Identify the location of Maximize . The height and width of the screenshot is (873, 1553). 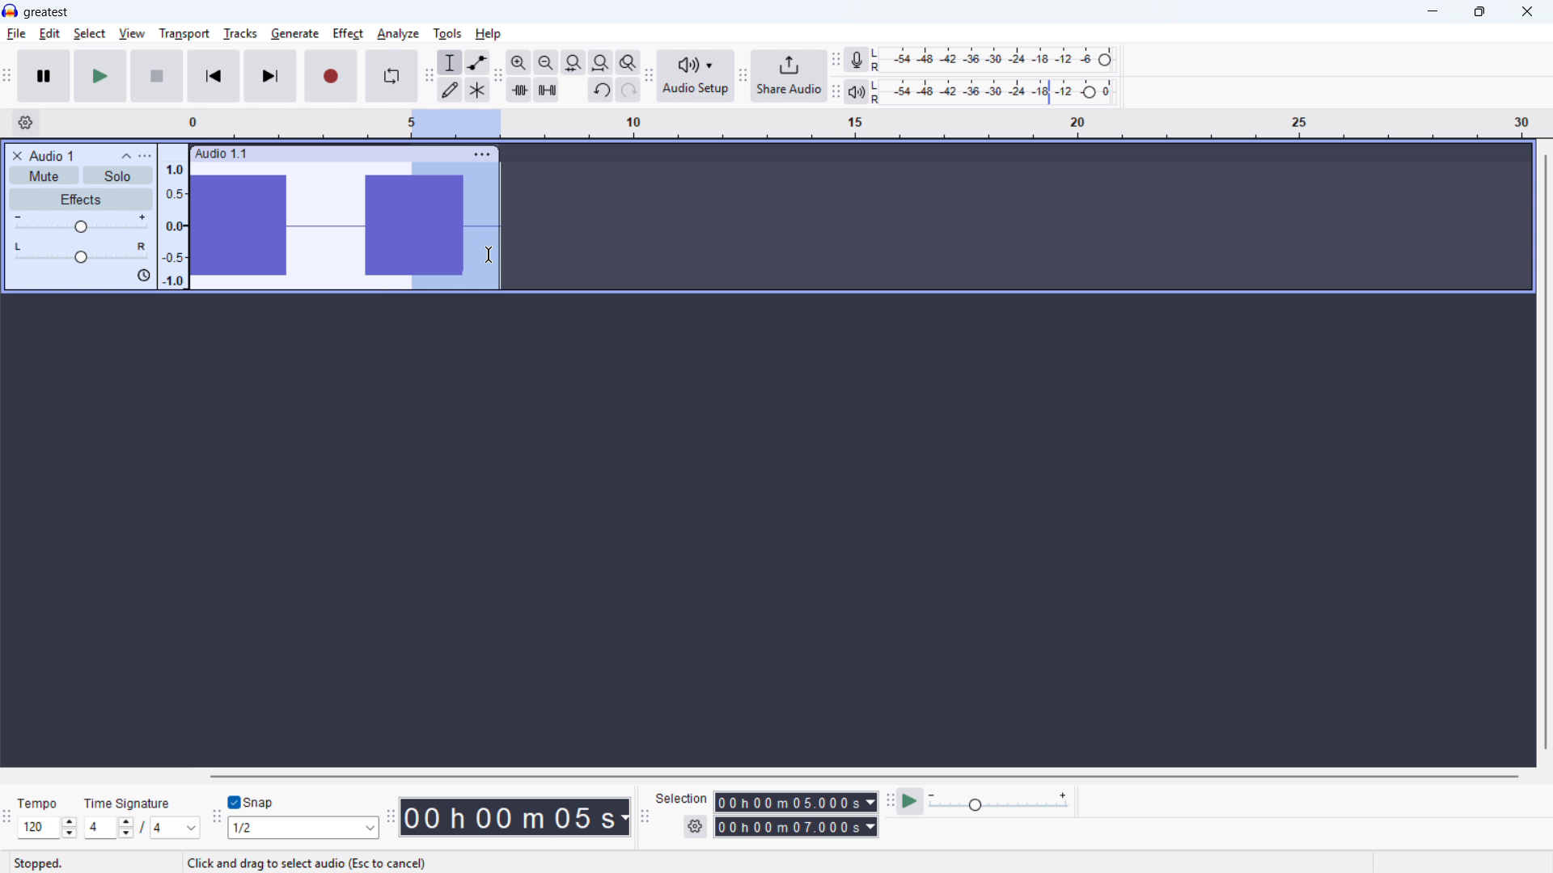
(1479, 12).